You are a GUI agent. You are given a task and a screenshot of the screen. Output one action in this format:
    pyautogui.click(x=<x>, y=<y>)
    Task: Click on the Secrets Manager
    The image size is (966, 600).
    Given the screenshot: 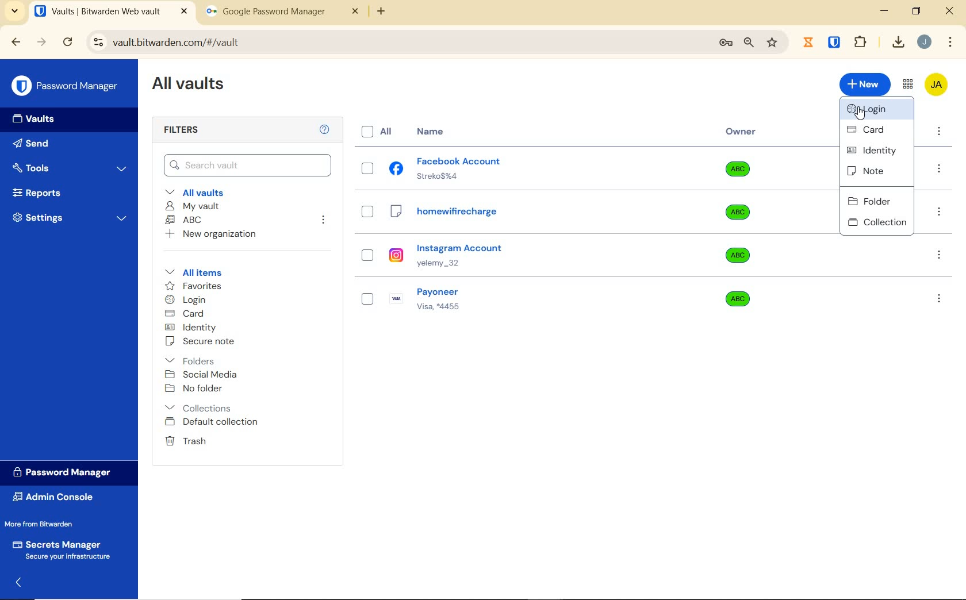 What is the action you would take?
    pyautogui.click(x=59, y=551)
    